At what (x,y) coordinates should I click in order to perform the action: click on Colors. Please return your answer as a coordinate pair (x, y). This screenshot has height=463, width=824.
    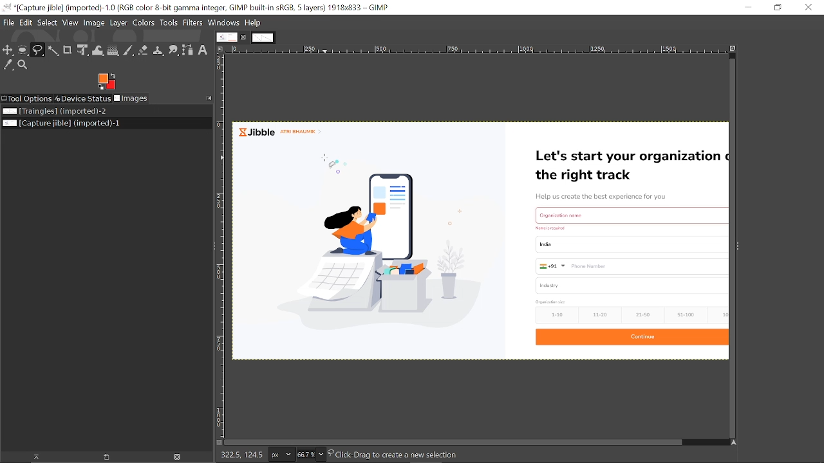
    Looking at the image, I should click on (144, 24).